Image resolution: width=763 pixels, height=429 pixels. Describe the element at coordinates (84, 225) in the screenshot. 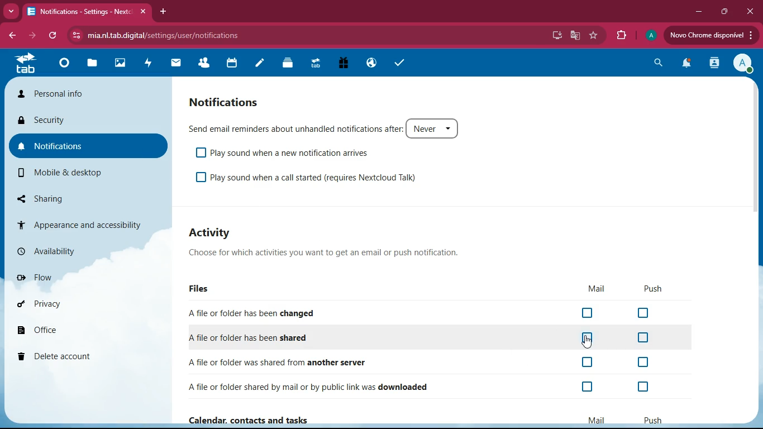

I see `appearance` at that location.